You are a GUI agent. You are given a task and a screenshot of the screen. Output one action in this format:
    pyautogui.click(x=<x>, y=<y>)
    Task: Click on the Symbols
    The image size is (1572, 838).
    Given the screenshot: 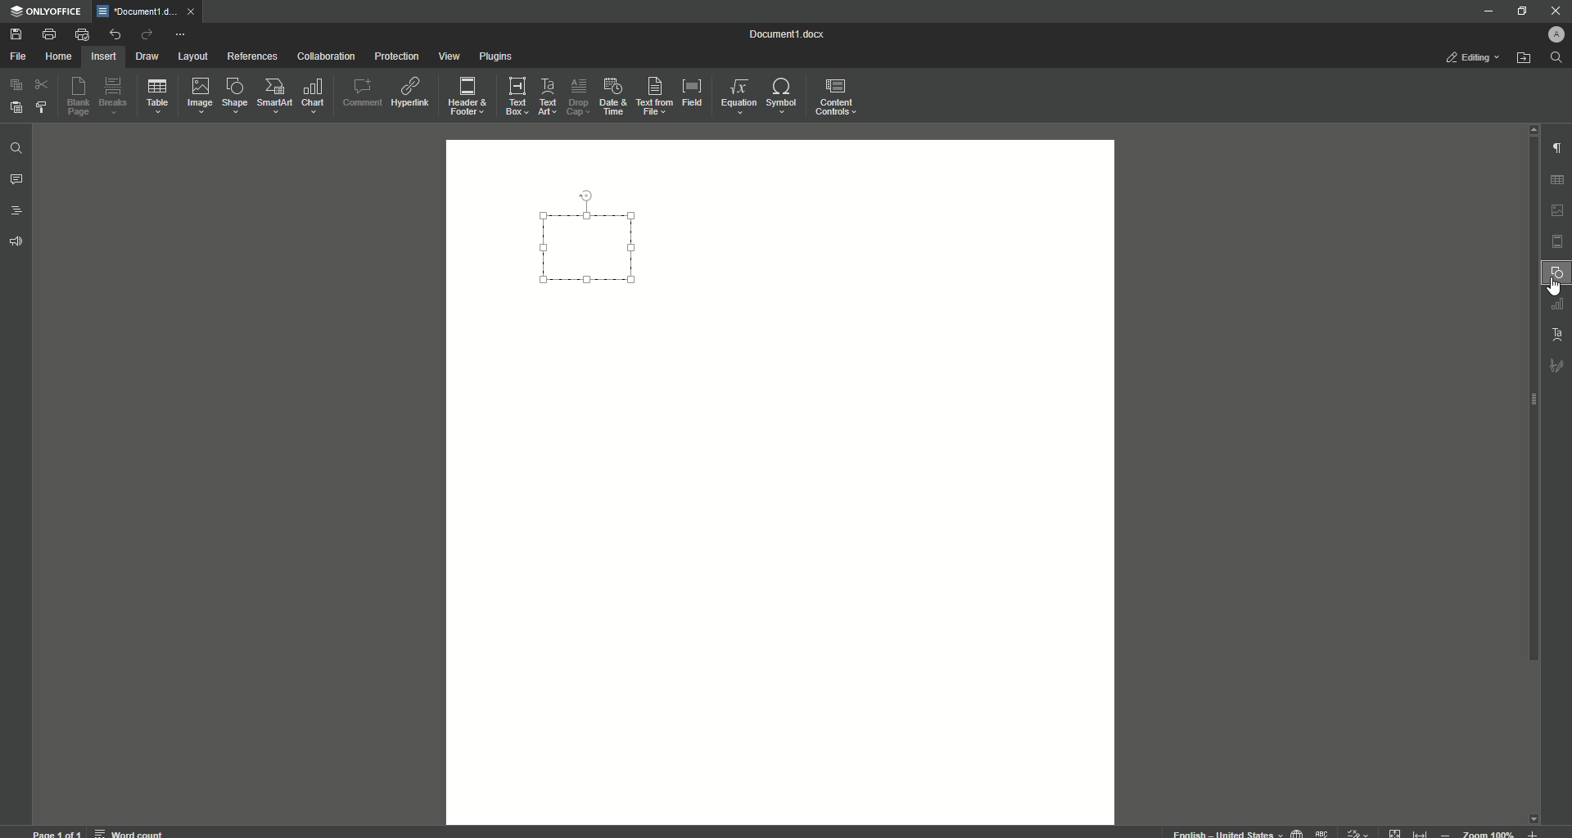 What is the action you would take?
    pyautogui.click(x=780, y=96)
    